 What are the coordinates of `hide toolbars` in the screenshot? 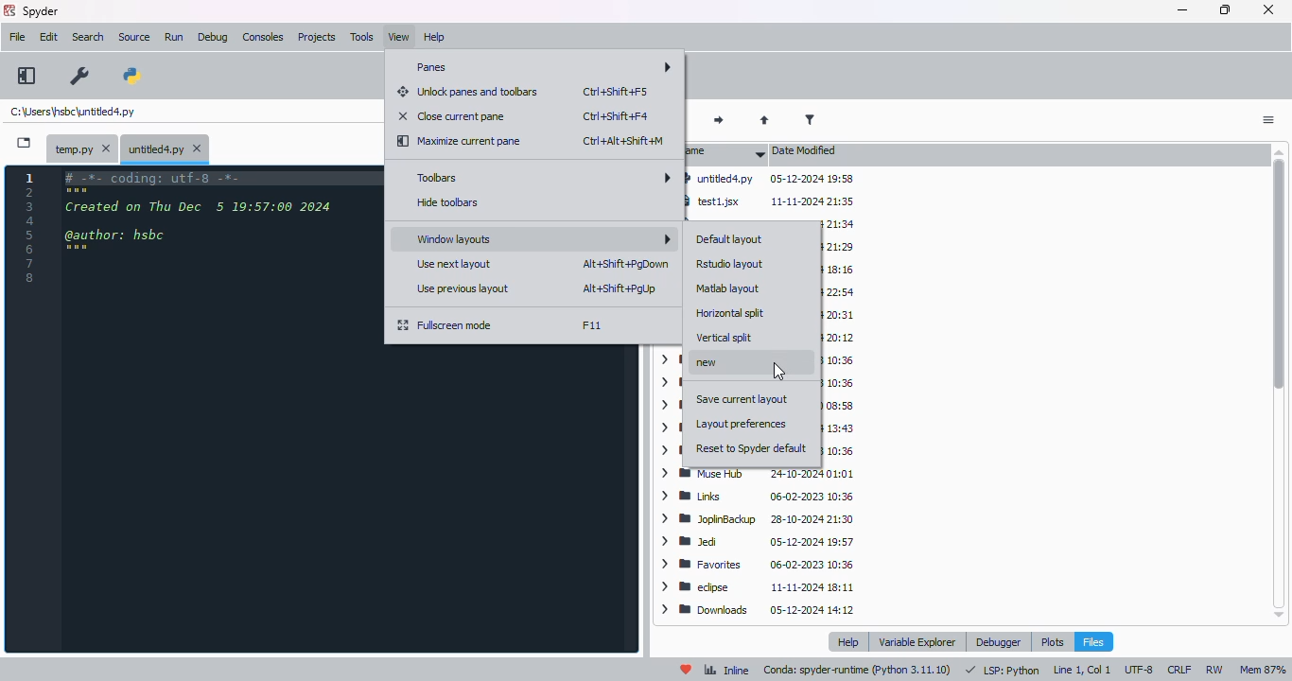 It's located at (449, 202).